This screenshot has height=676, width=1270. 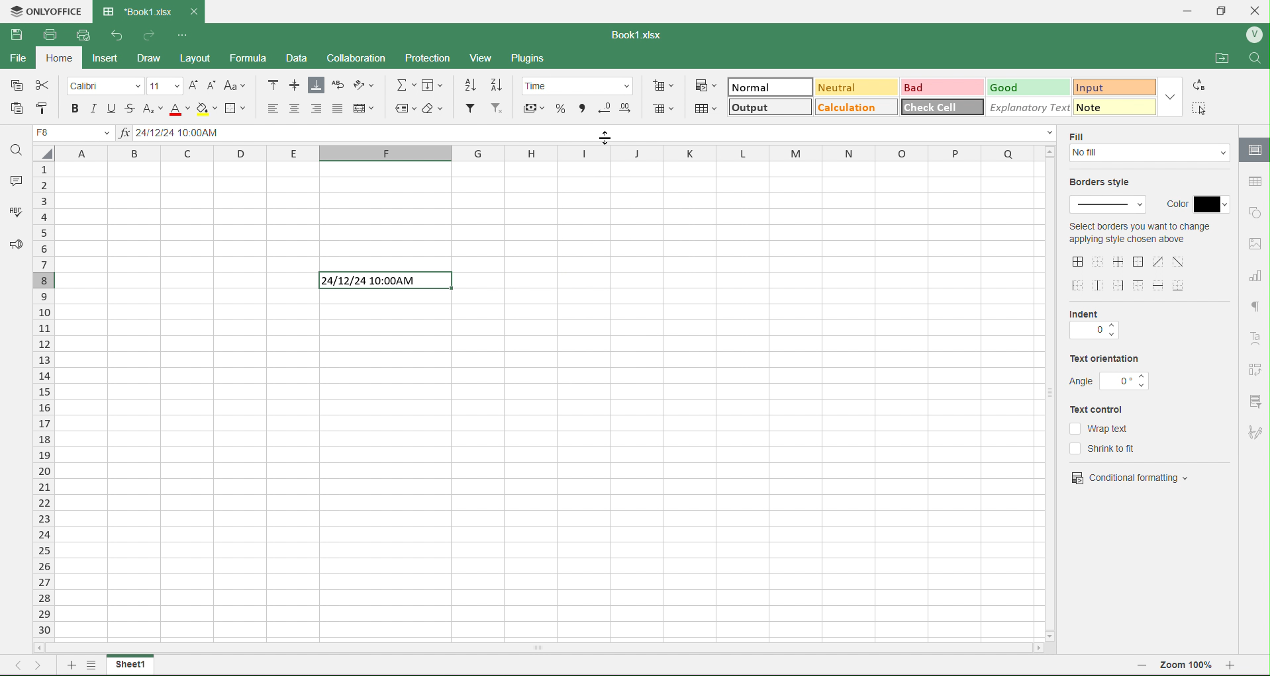 I want to click on zoom out, so click(x=1142, y=667).